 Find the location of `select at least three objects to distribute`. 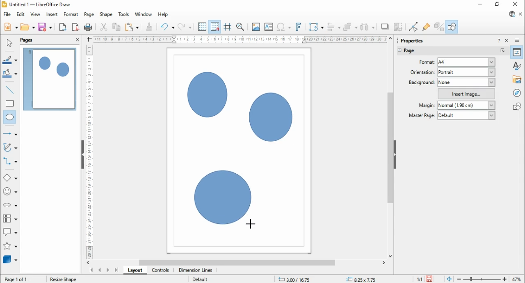

select at least three objects to distribute is located at coordinates (367, 27).